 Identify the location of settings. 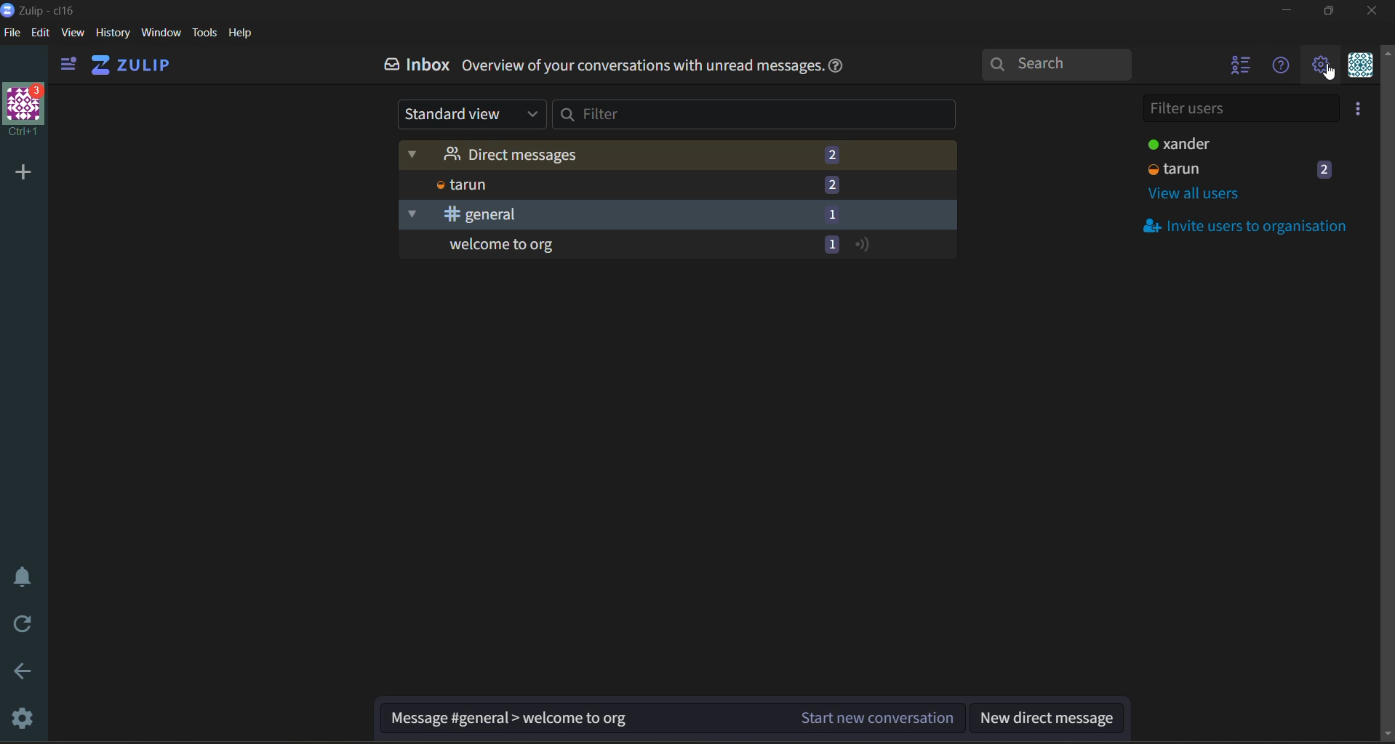
(18, 716).